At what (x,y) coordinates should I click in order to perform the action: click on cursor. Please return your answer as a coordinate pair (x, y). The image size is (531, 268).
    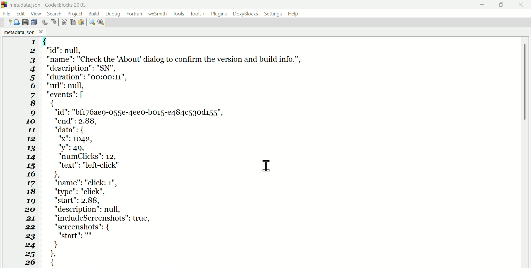
    Looking at the image, I should click on (267, 165).